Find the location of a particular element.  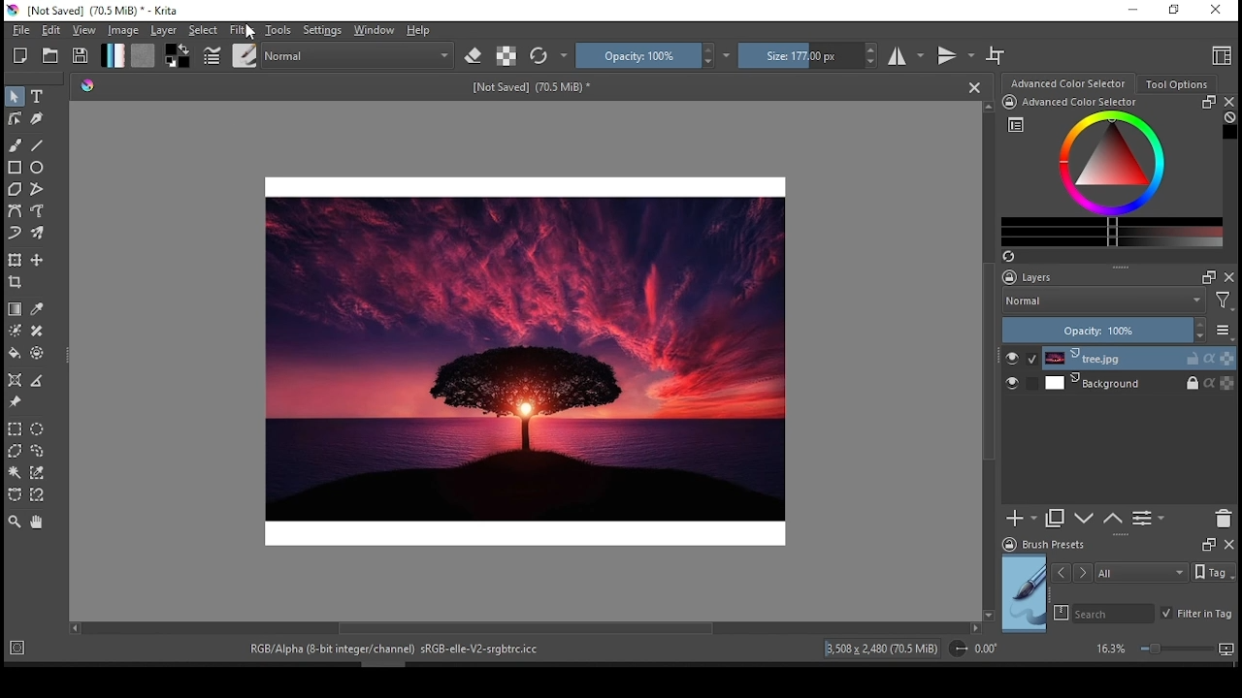

set eraser mode is located at coordinates (475, 55).